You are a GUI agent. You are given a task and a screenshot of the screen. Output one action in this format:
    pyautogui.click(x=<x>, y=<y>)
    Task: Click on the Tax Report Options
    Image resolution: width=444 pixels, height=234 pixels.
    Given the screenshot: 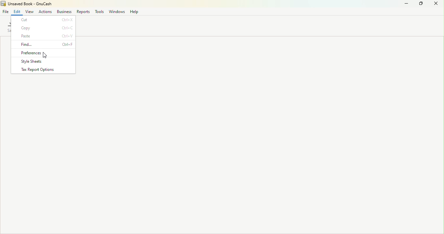 What is the action you would take?
    pyautogui.click(x=44, y=71)
    